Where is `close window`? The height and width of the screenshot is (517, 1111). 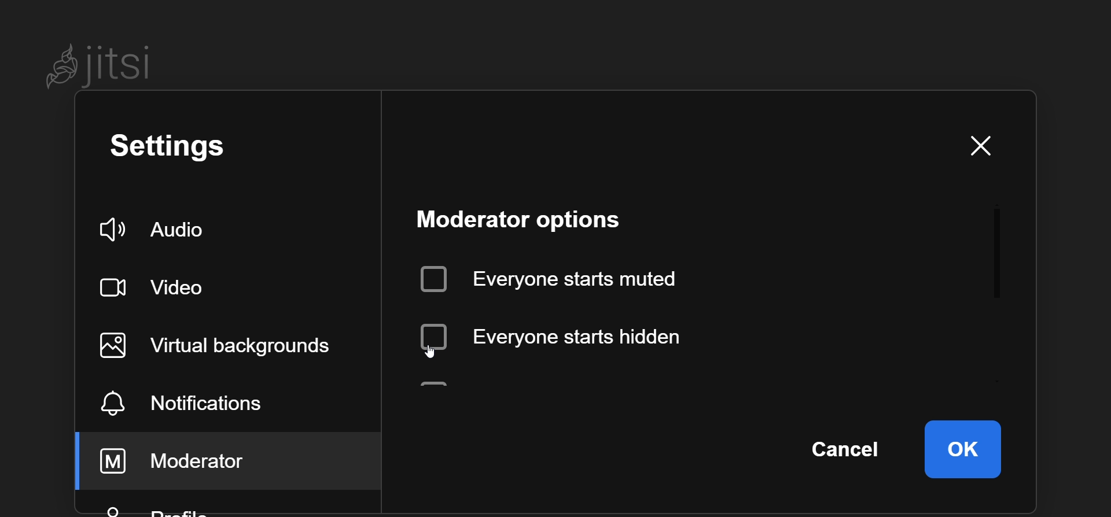 close window is located at coordinates (988, 143).